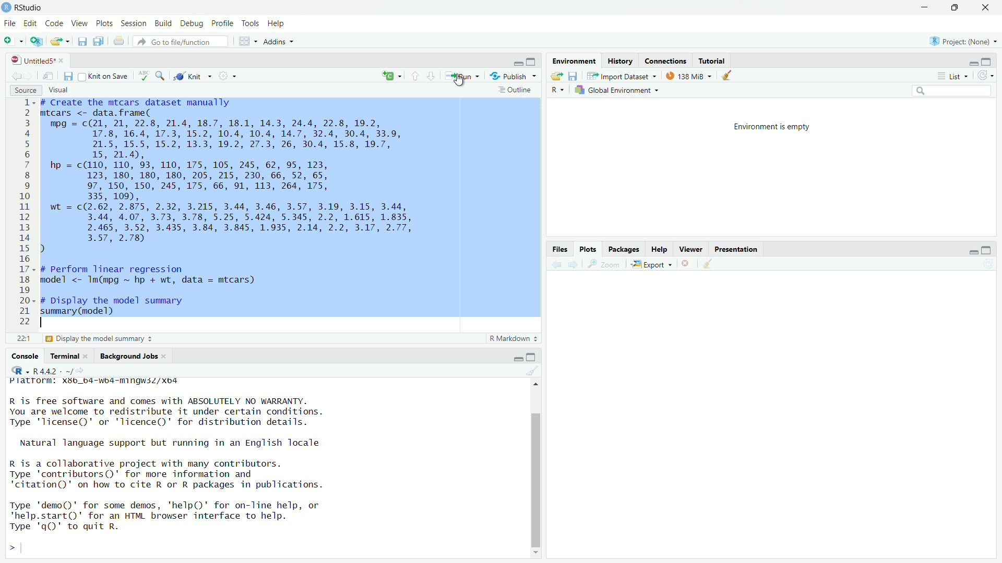 This screenshot has height=563, width=1002. I want to click on files, so click(560, 249).